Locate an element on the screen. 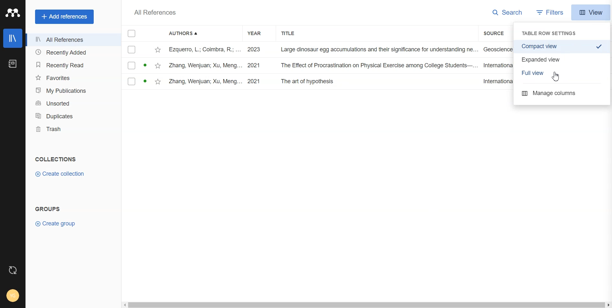 The width and height of the screenshot is (612, 308). File is located at coordinates (318, 81).